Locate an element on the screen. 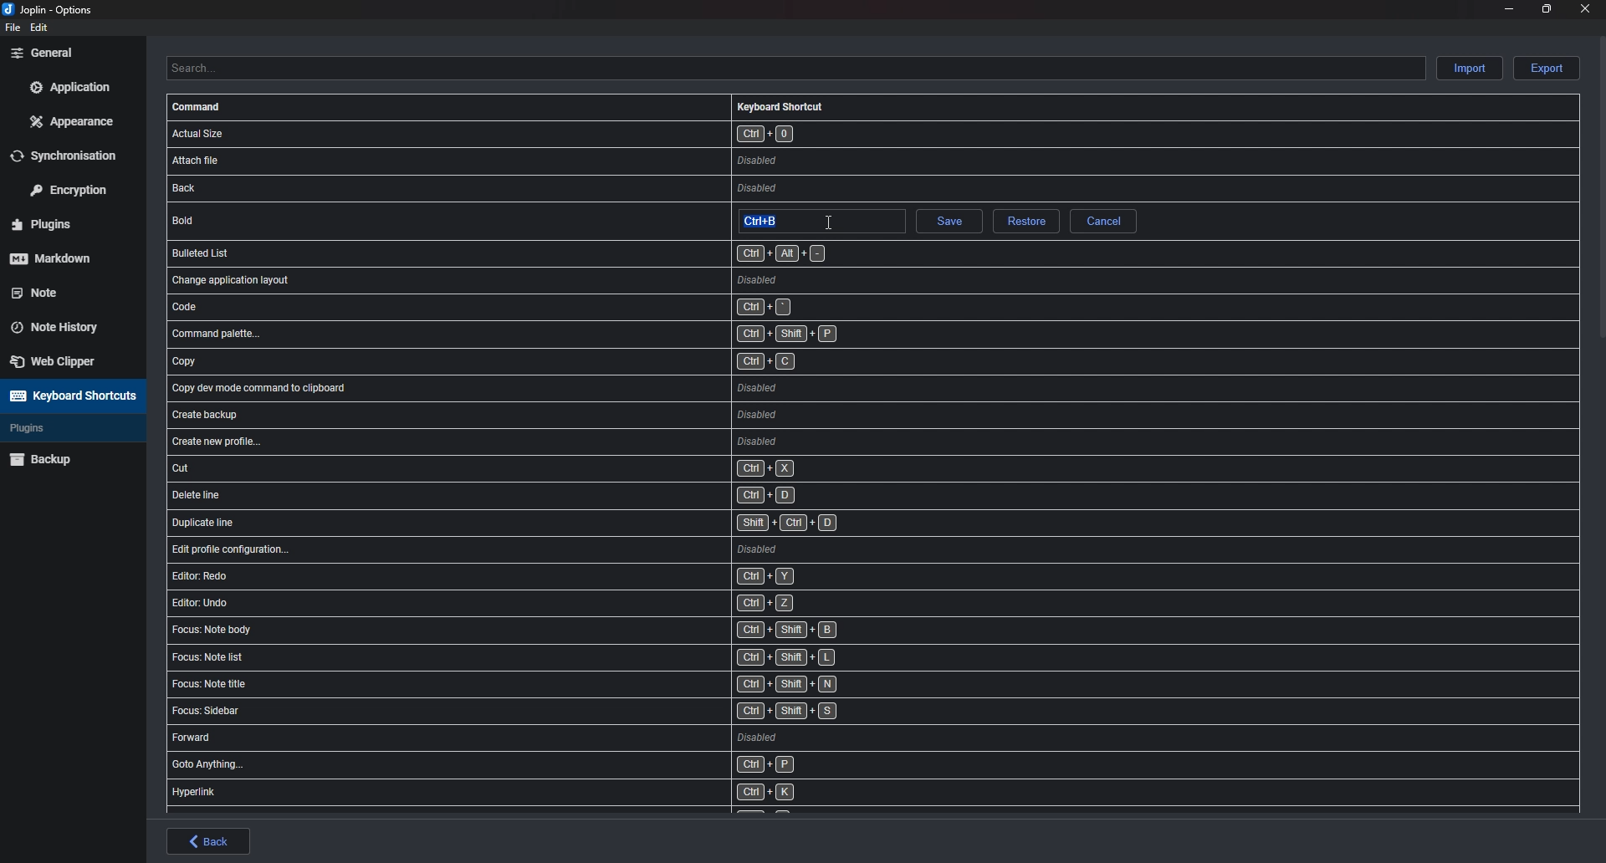  Encryption is located at coordinates (74, 188).